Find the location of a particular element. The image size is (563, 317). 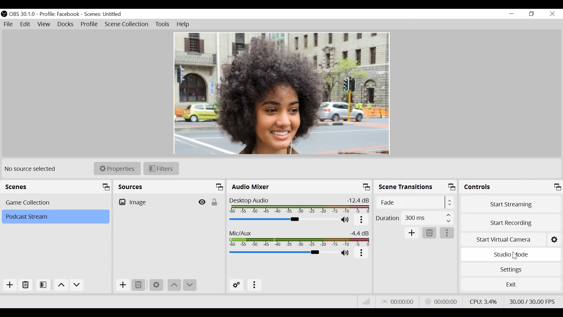

Scene Transition is located at coordinates (415, 186).